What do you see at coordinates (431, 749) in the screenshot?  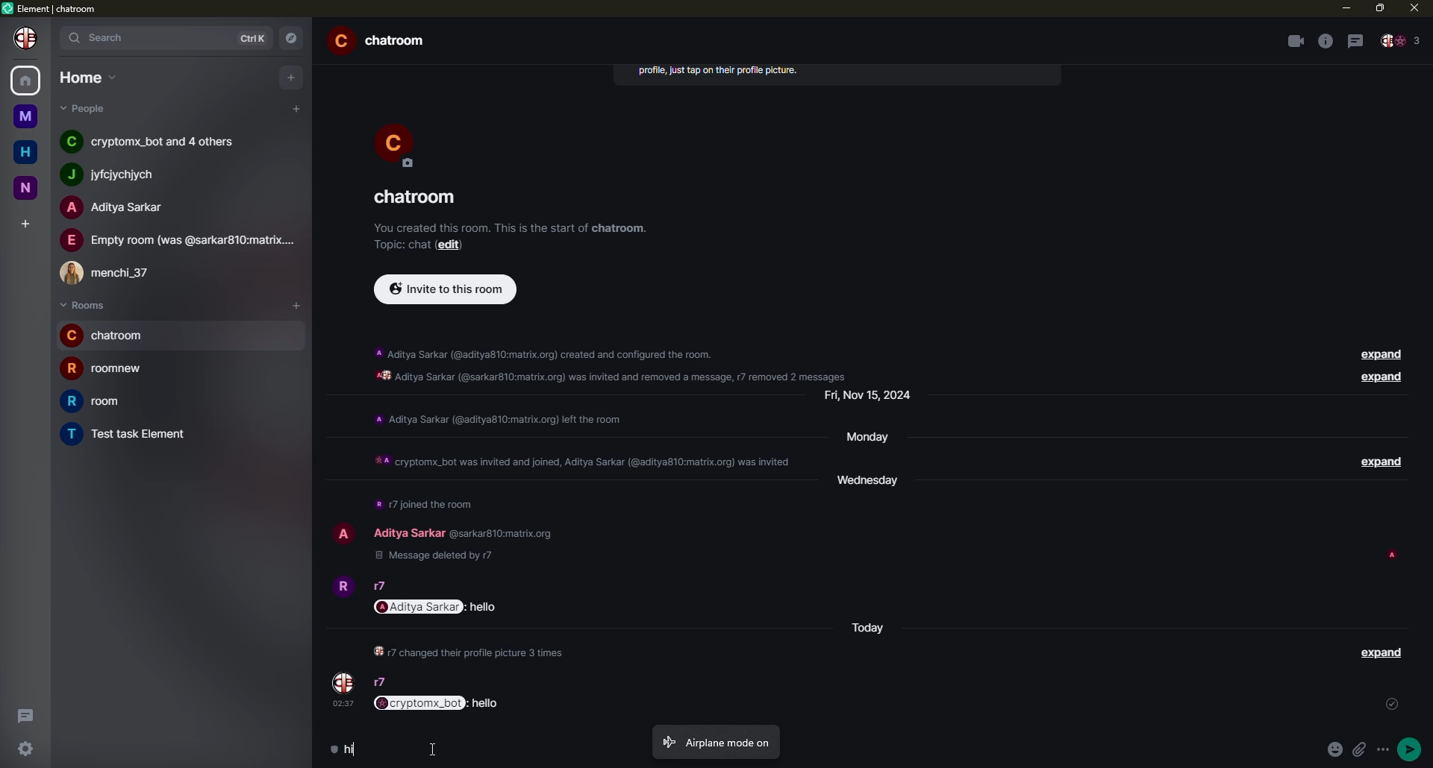 I see `cursor` at bounding box center [431, 749].